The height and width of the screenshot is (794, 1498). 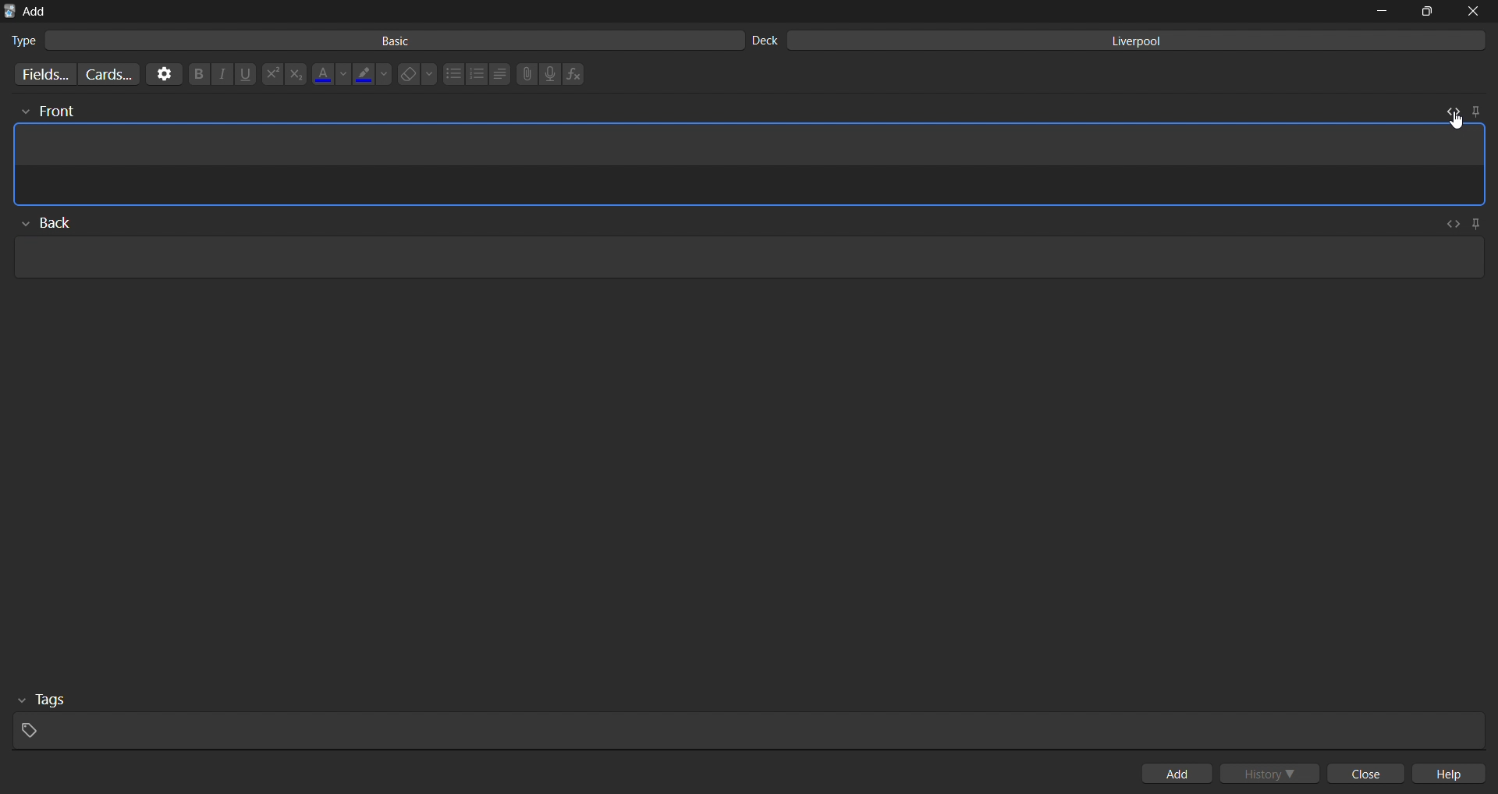 What do you see at coordinates (1450, 110) in the screenshot?
I see `toggle html editor` at bounding box center [1450, 110].